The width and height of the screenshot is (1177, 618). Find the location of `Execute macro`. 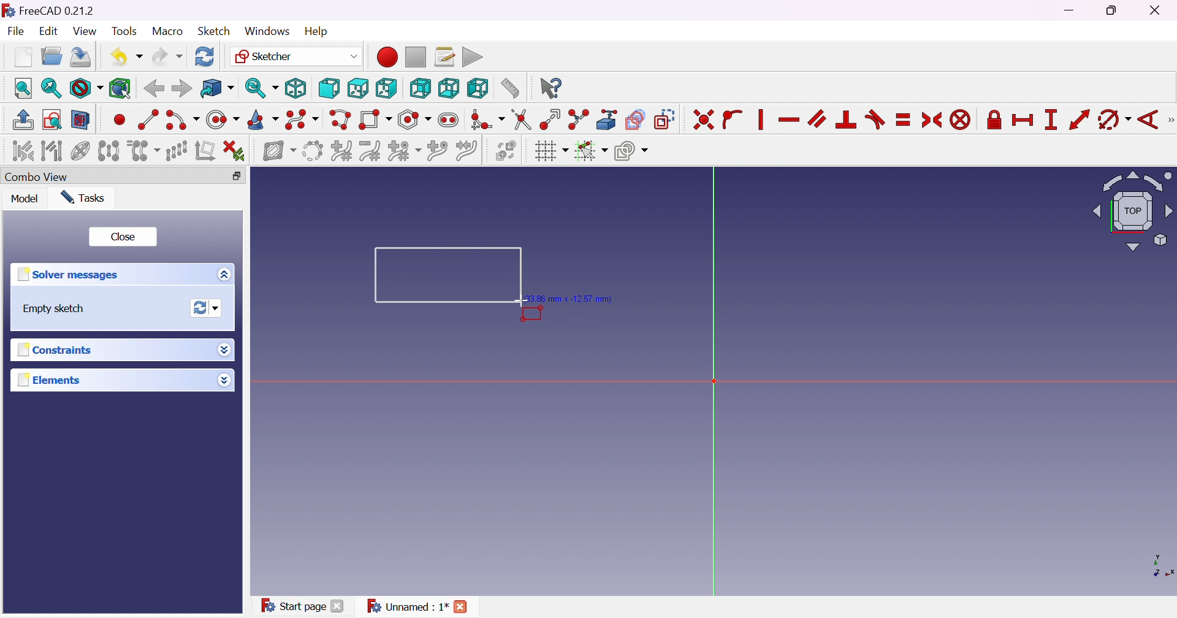

Execute macro is located at coordinates (473, 56).